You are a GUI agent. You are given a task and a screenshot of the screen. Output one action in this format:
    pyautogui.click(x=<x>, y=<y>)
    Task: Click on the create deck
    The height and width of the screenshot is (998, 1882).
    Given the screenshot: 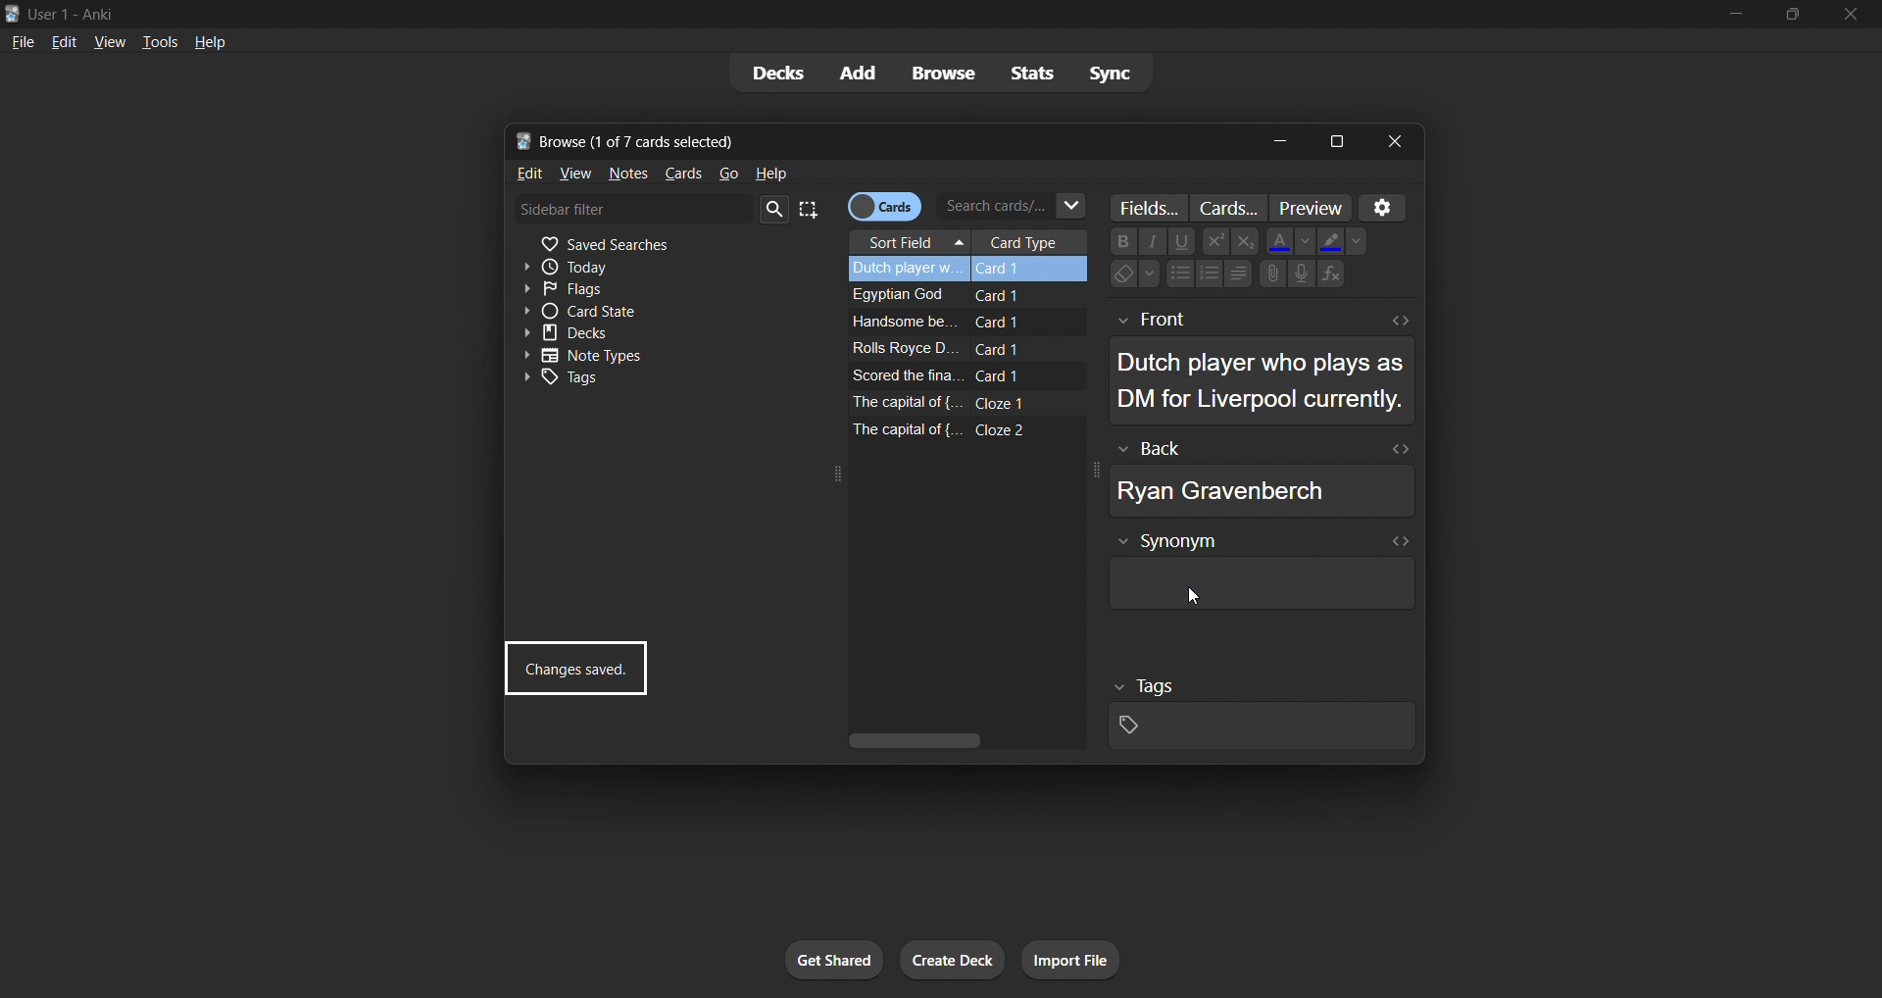 What is the action you would take?
    pyautogui.click(x=952, y=961)
    